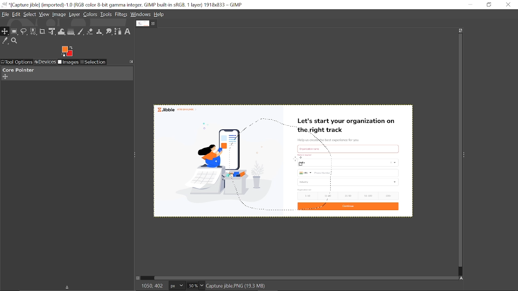 Image resolution: width=518 pixels, height=291 pixels. Describe the element at coordinates (90, 15) in the screenshot. I see `Colors` at that location.